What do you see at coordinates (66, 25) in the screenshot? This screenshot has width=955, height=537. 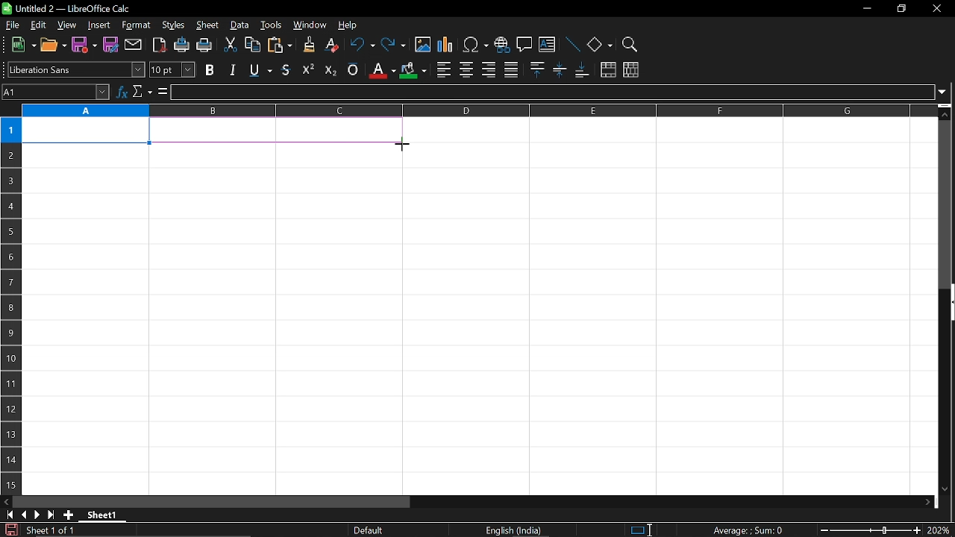 I see `view` at bounding box center [66, 25].